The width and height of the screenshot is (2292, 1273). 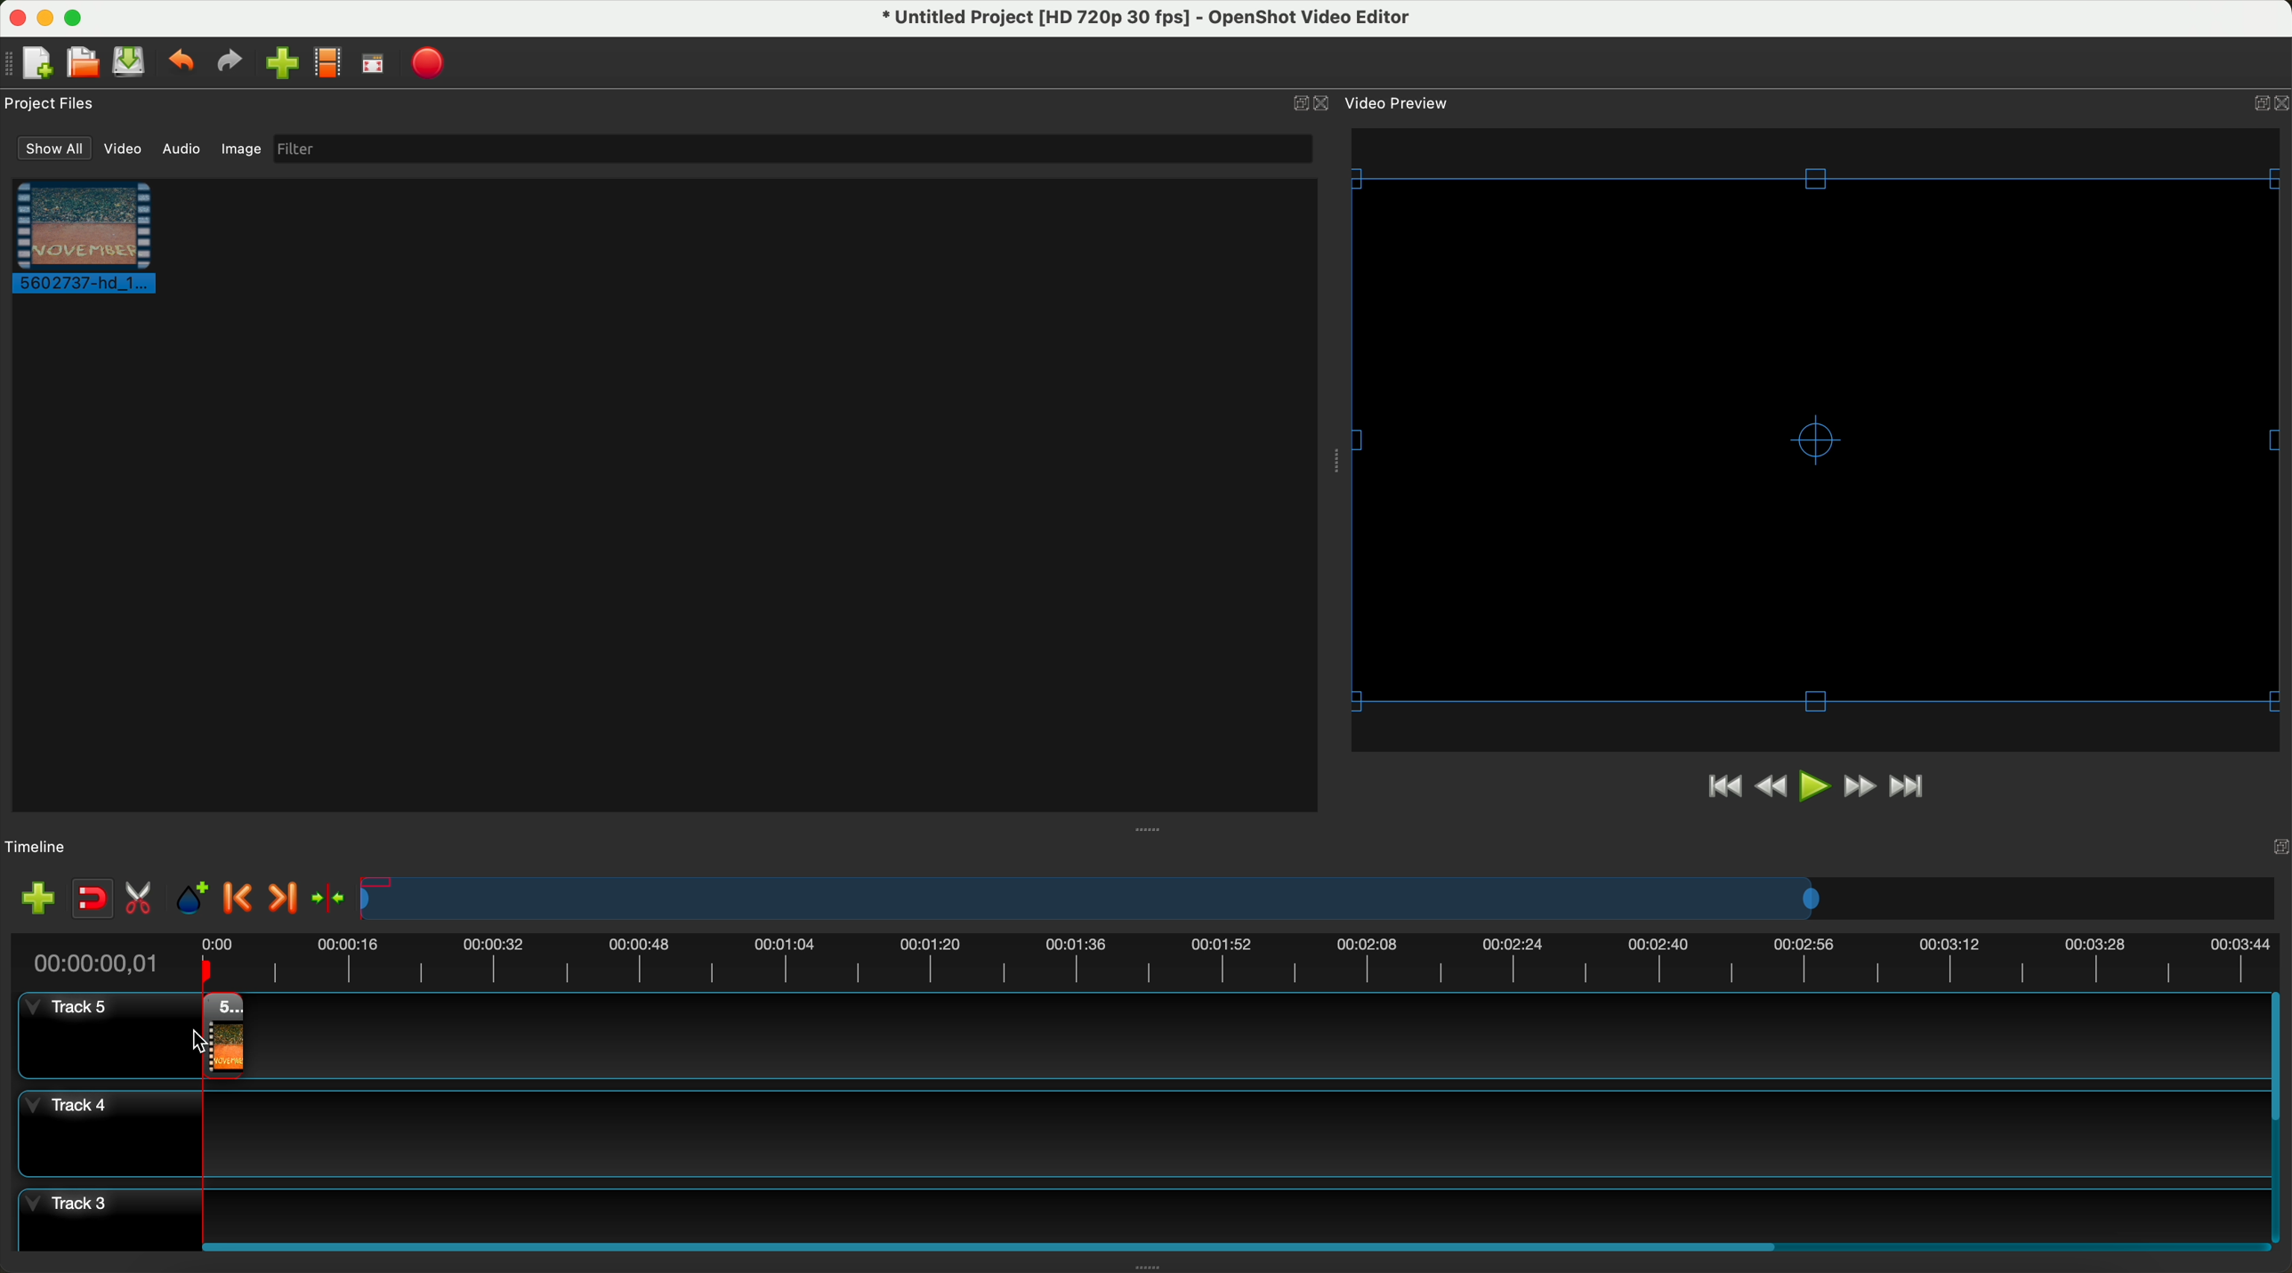 I want to click on scroll bar, so click(x=1231, y=1244).